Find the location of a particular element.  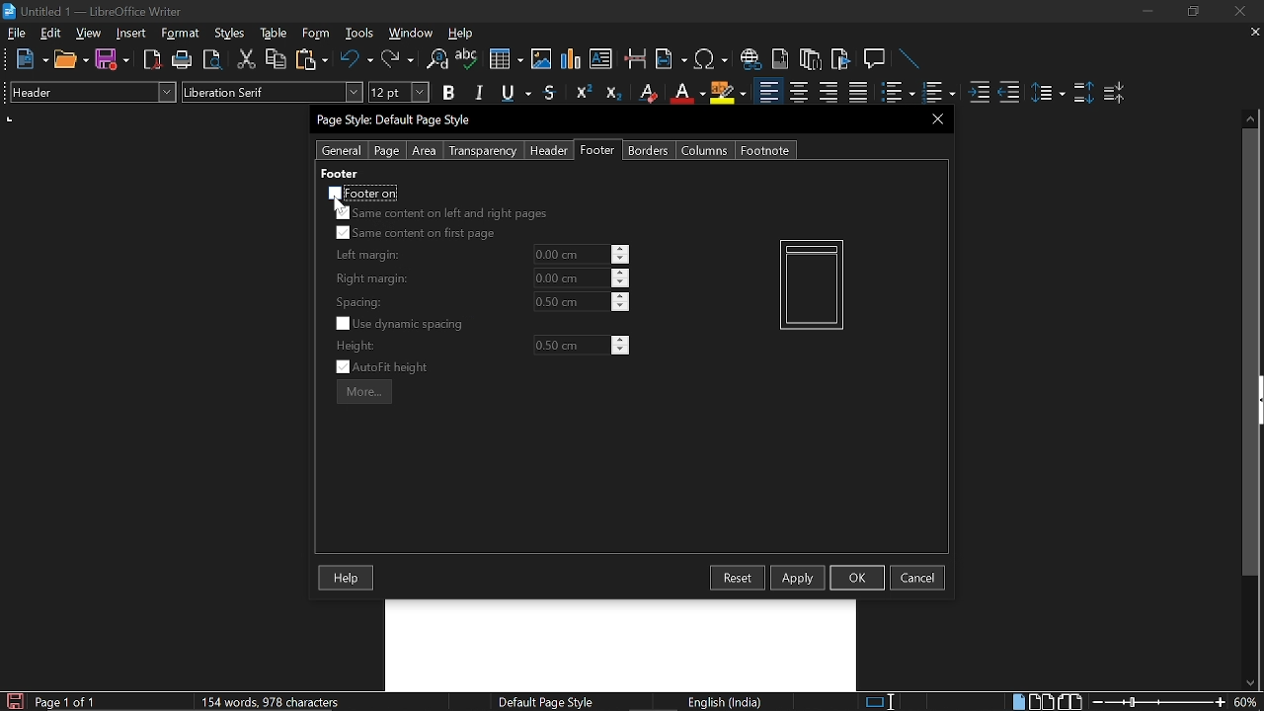

insert diagram is located at coordinates (571, 59).